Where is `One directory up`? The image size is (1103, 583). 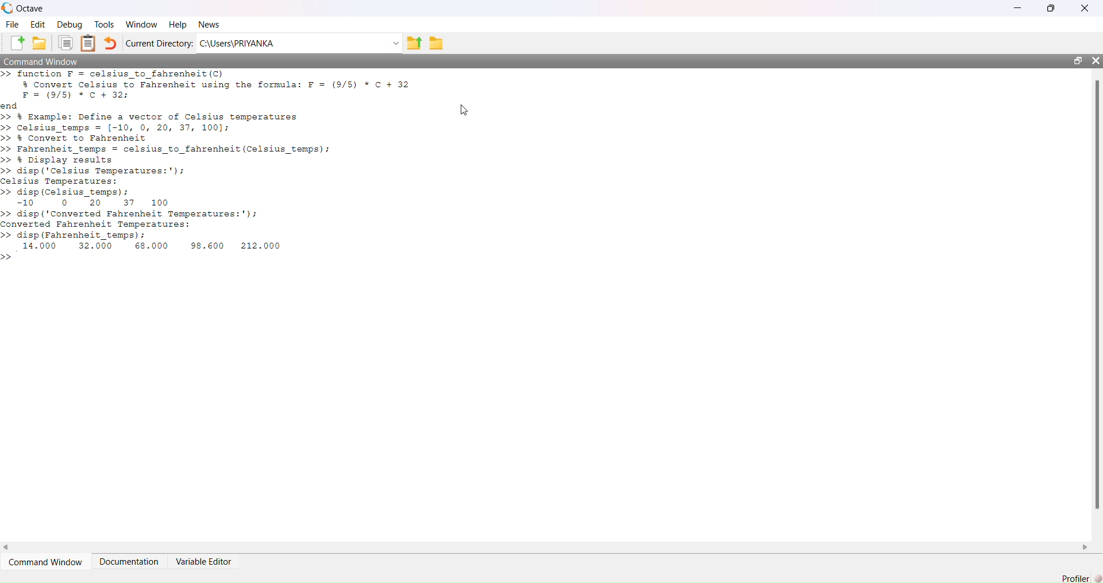 One directory up is located at coordinates (412, 44).